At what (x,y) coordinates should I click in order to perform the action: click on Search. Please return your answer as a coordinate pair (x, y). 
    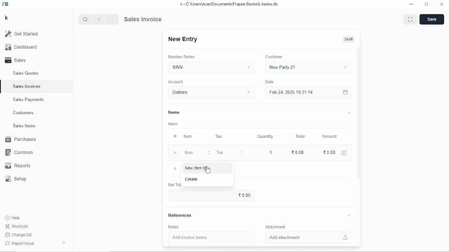
    Looking at the image, I should click on (86, 19).